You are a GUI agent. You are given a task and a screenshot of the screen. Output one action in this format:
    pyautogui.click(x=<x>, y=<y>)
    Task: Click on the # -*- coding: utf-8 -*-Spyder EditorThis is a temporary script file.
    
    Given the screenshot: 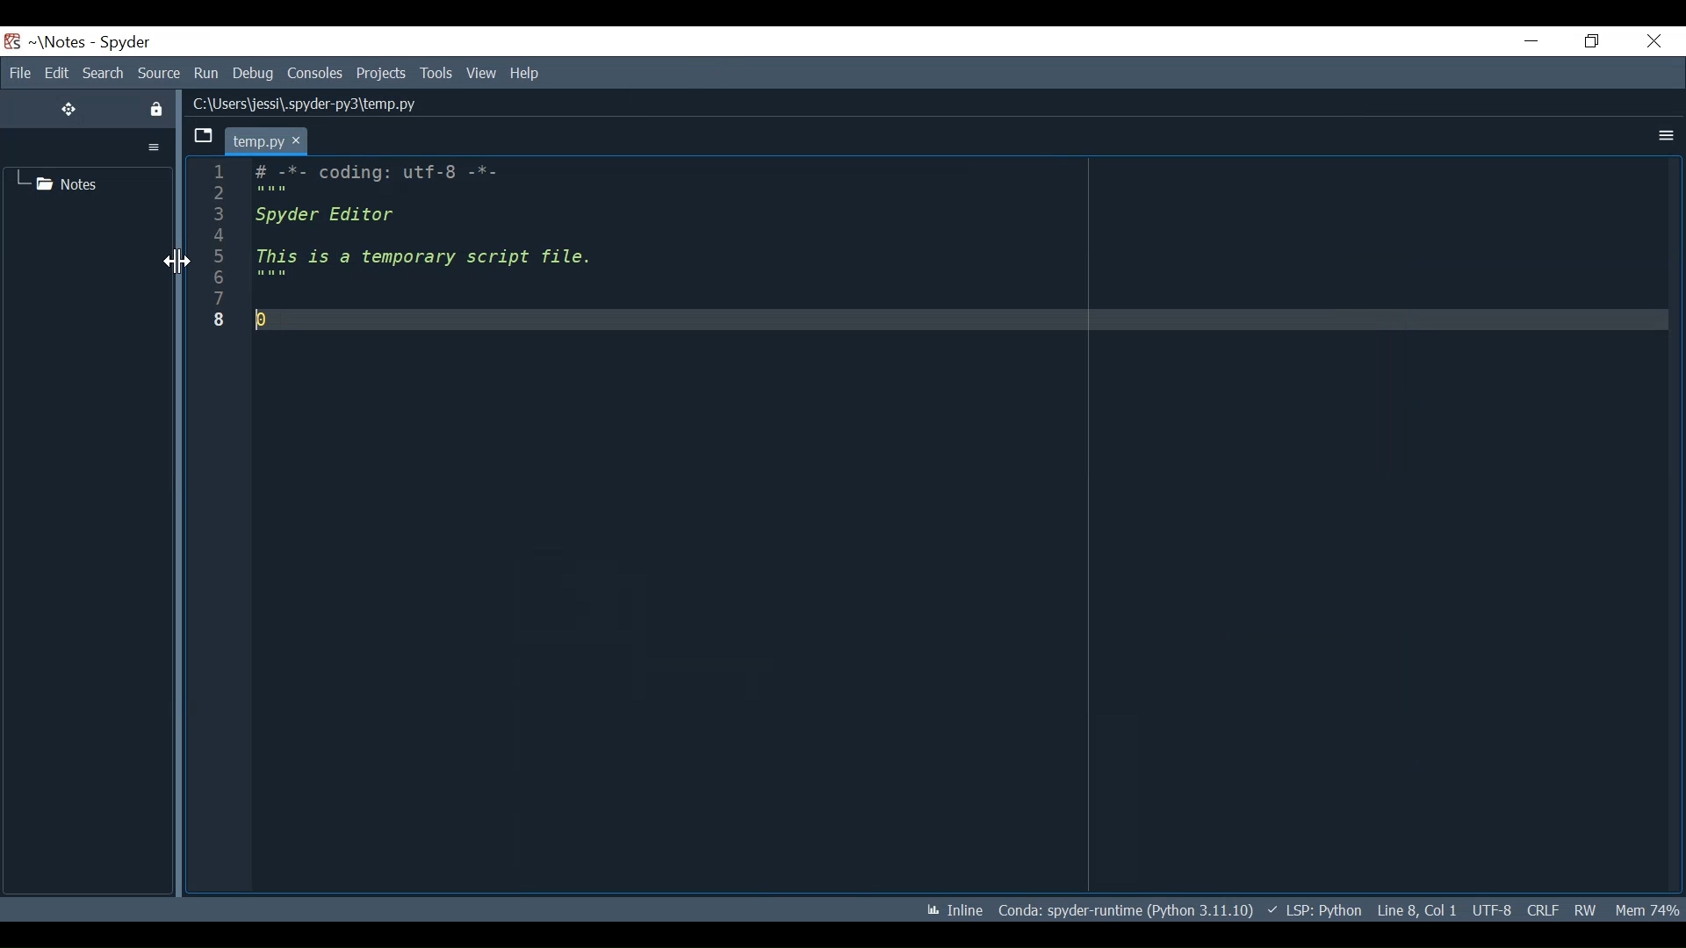 What is the action you would take?
    pyautogui.click(x=673, y=262)
    